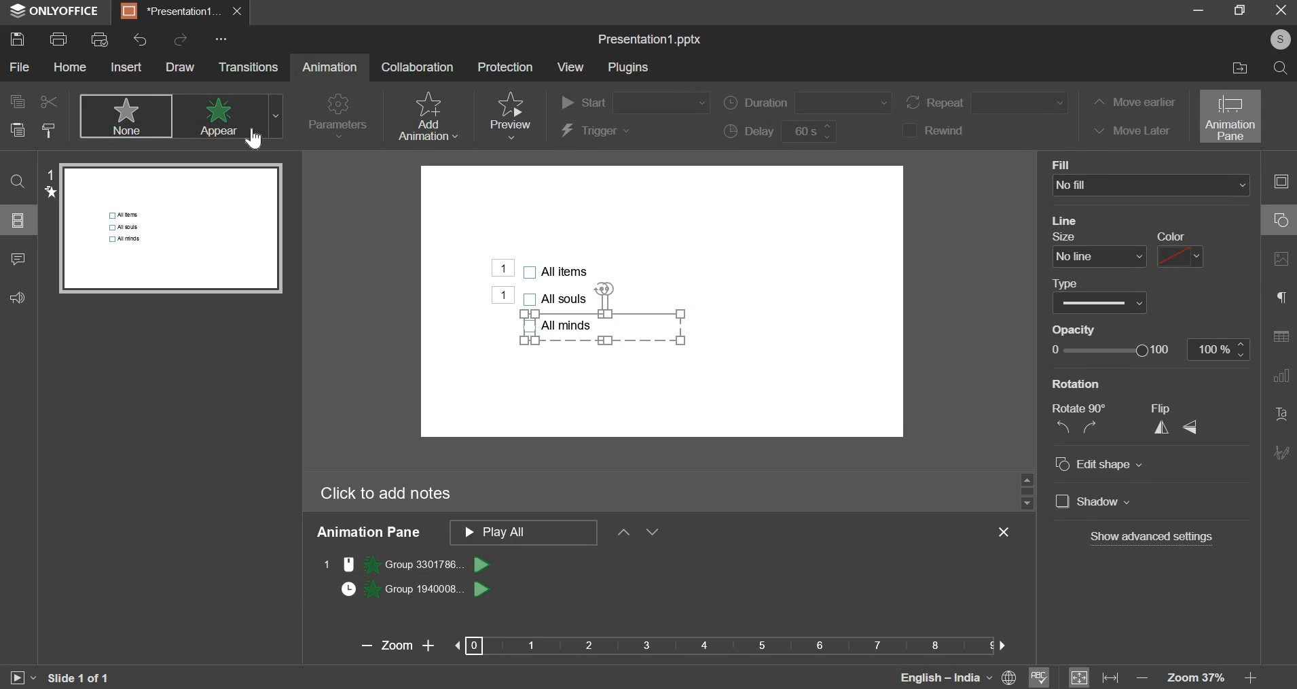 Image resolution: width=1297 pixels, height=689 pixels. Describe the element at coordinates (386, 494) in the screenshot. I see `click to add notes` at that location.